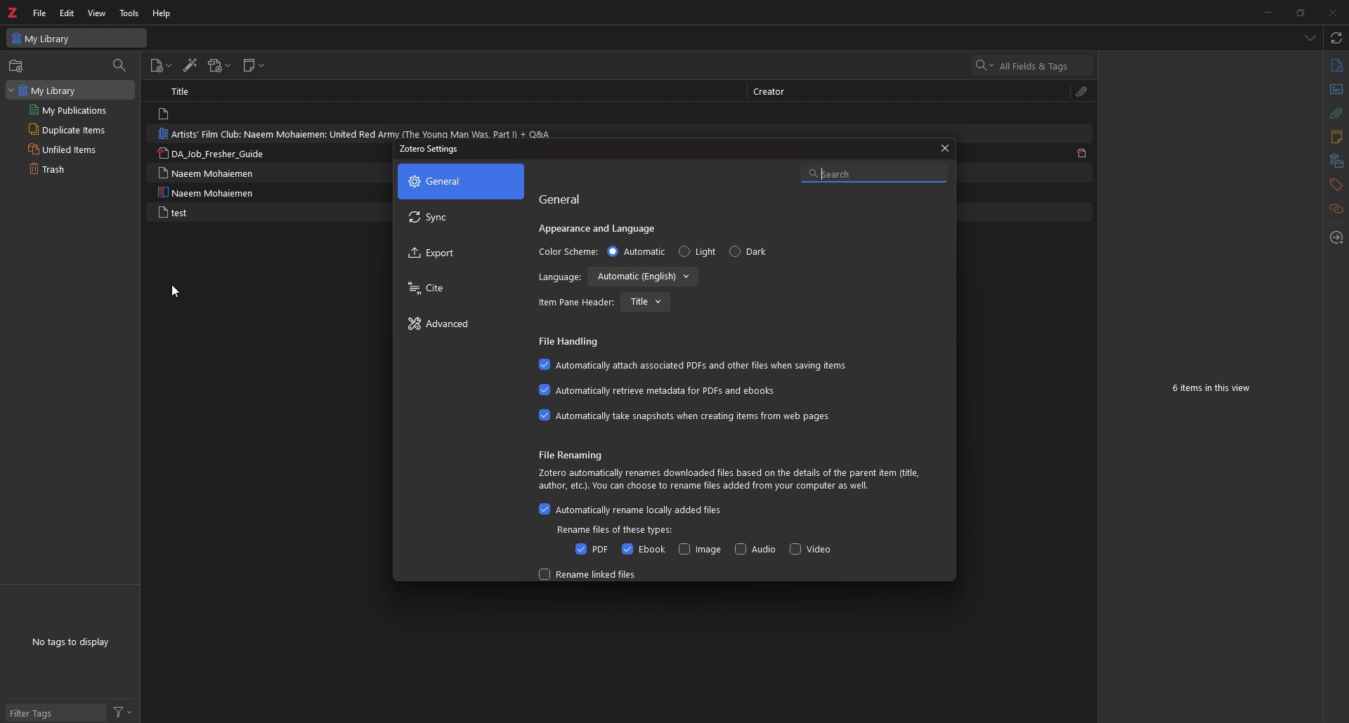 Image resolution: width=1349 pixels, height=723 pixels. What do you see at coordinates (219, 153) in the screenshot?
I see `DA_Job,_Fresher_Guide` at bounding box center [219, 153].